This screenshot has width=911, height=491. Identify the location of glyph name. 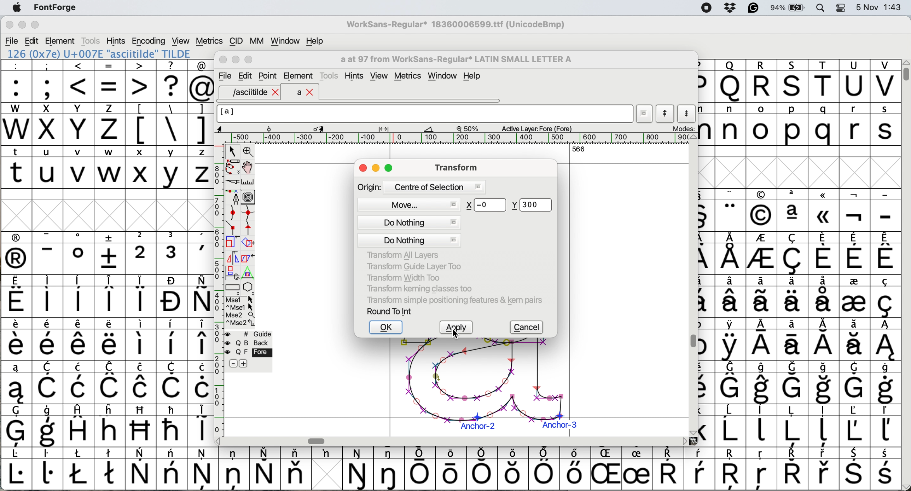
(455, 59).